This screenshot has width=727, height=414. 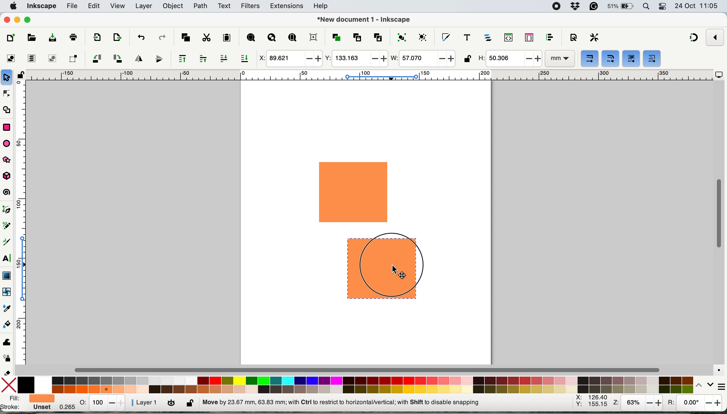 What do you see at coordinates (48, 38) in the screenshot?
I see `save` at bounding box center [48, 38].